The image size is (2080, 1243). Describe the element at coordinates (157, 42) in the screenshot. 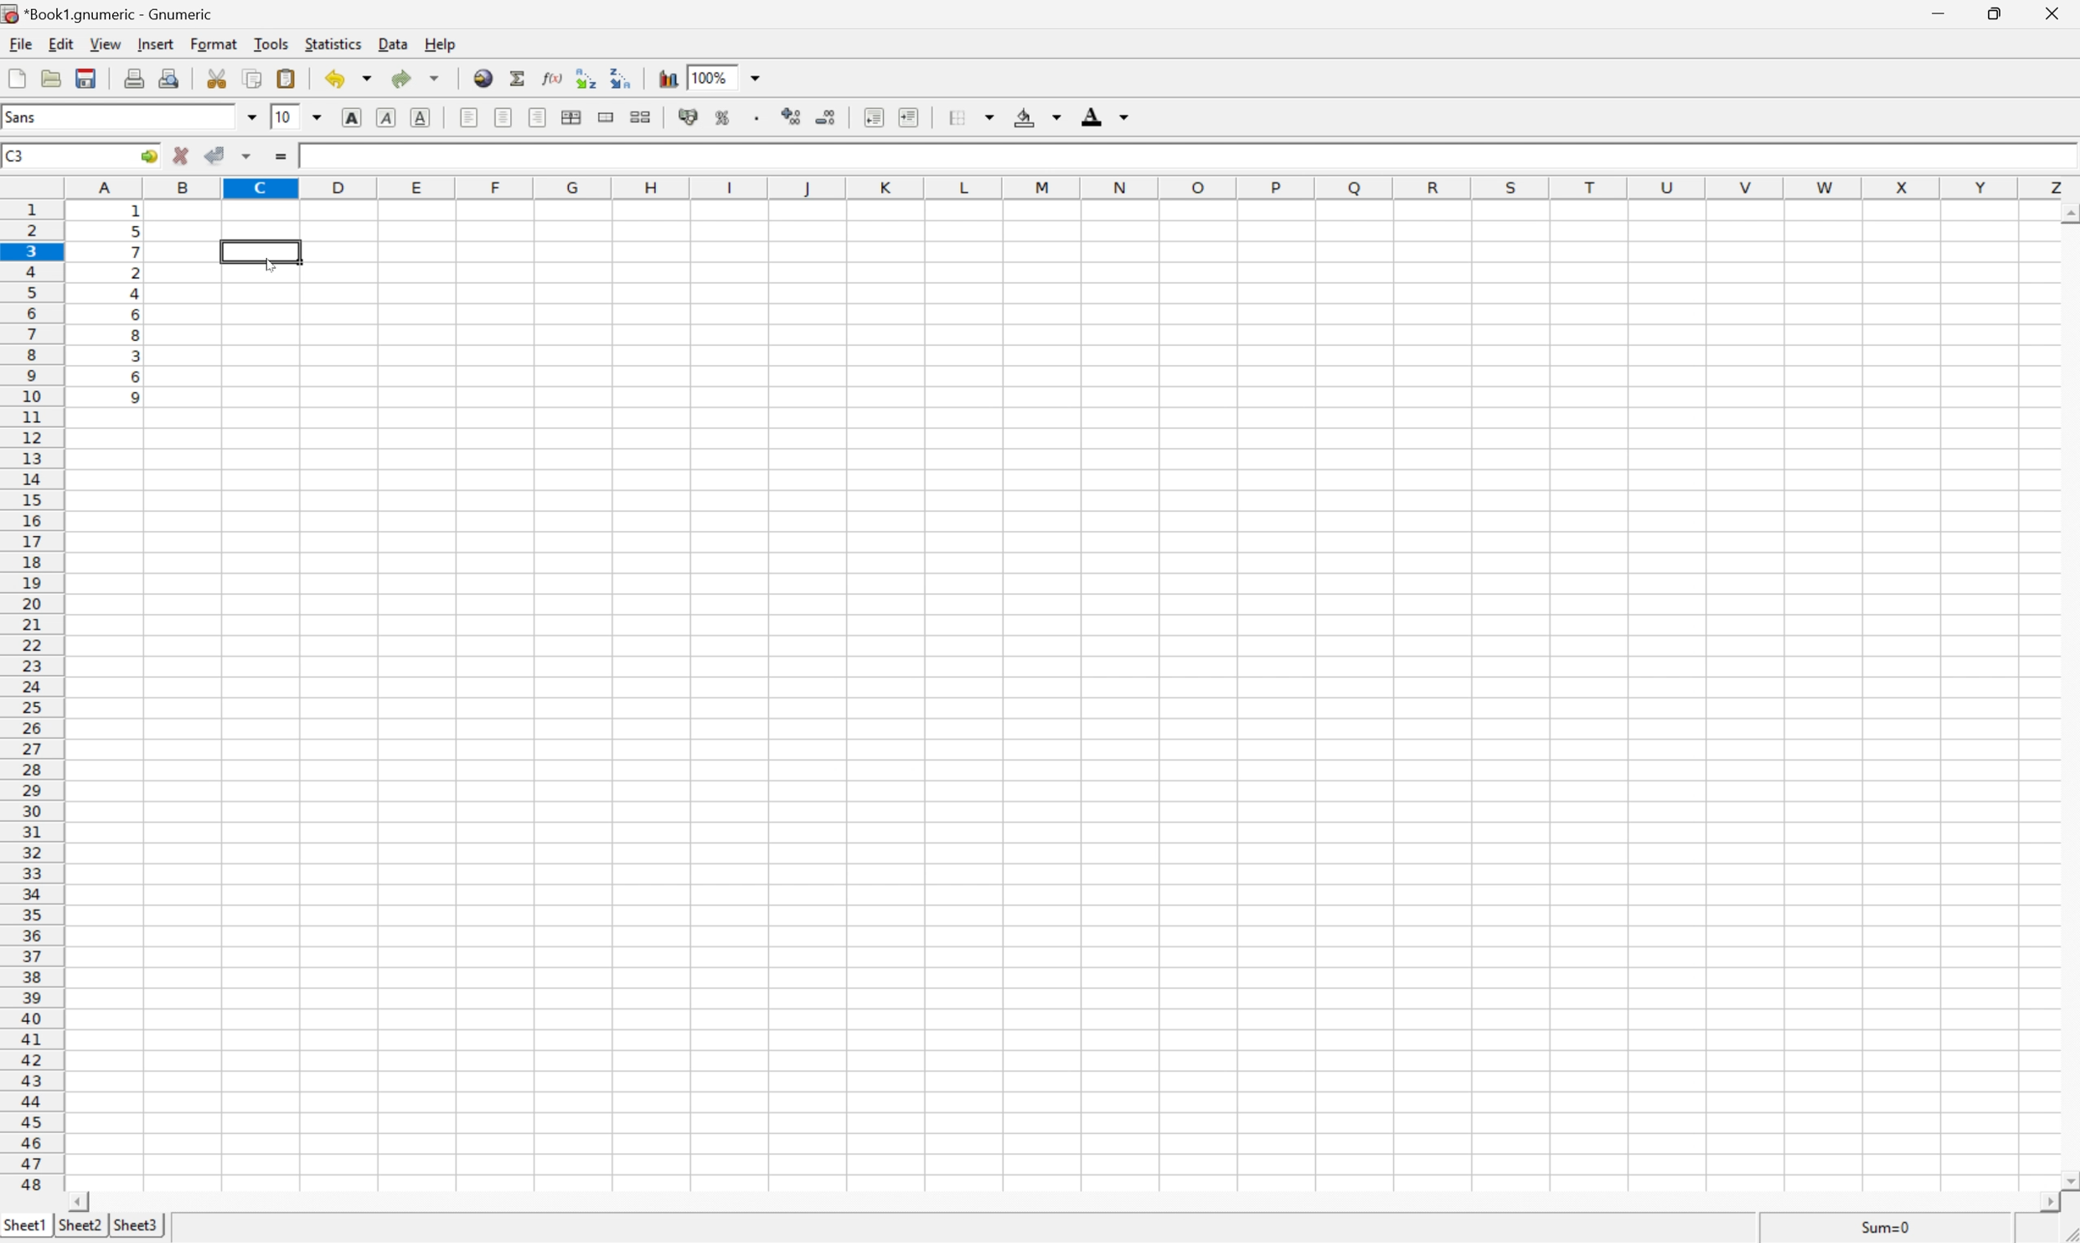

I see `insert` at that location.